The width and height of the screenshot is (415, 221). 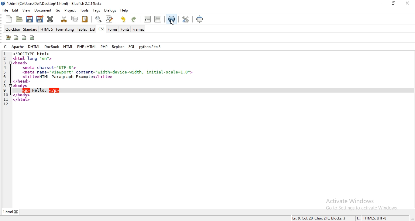 I want to click on <html lang="en">, so click(x=33, y=58).